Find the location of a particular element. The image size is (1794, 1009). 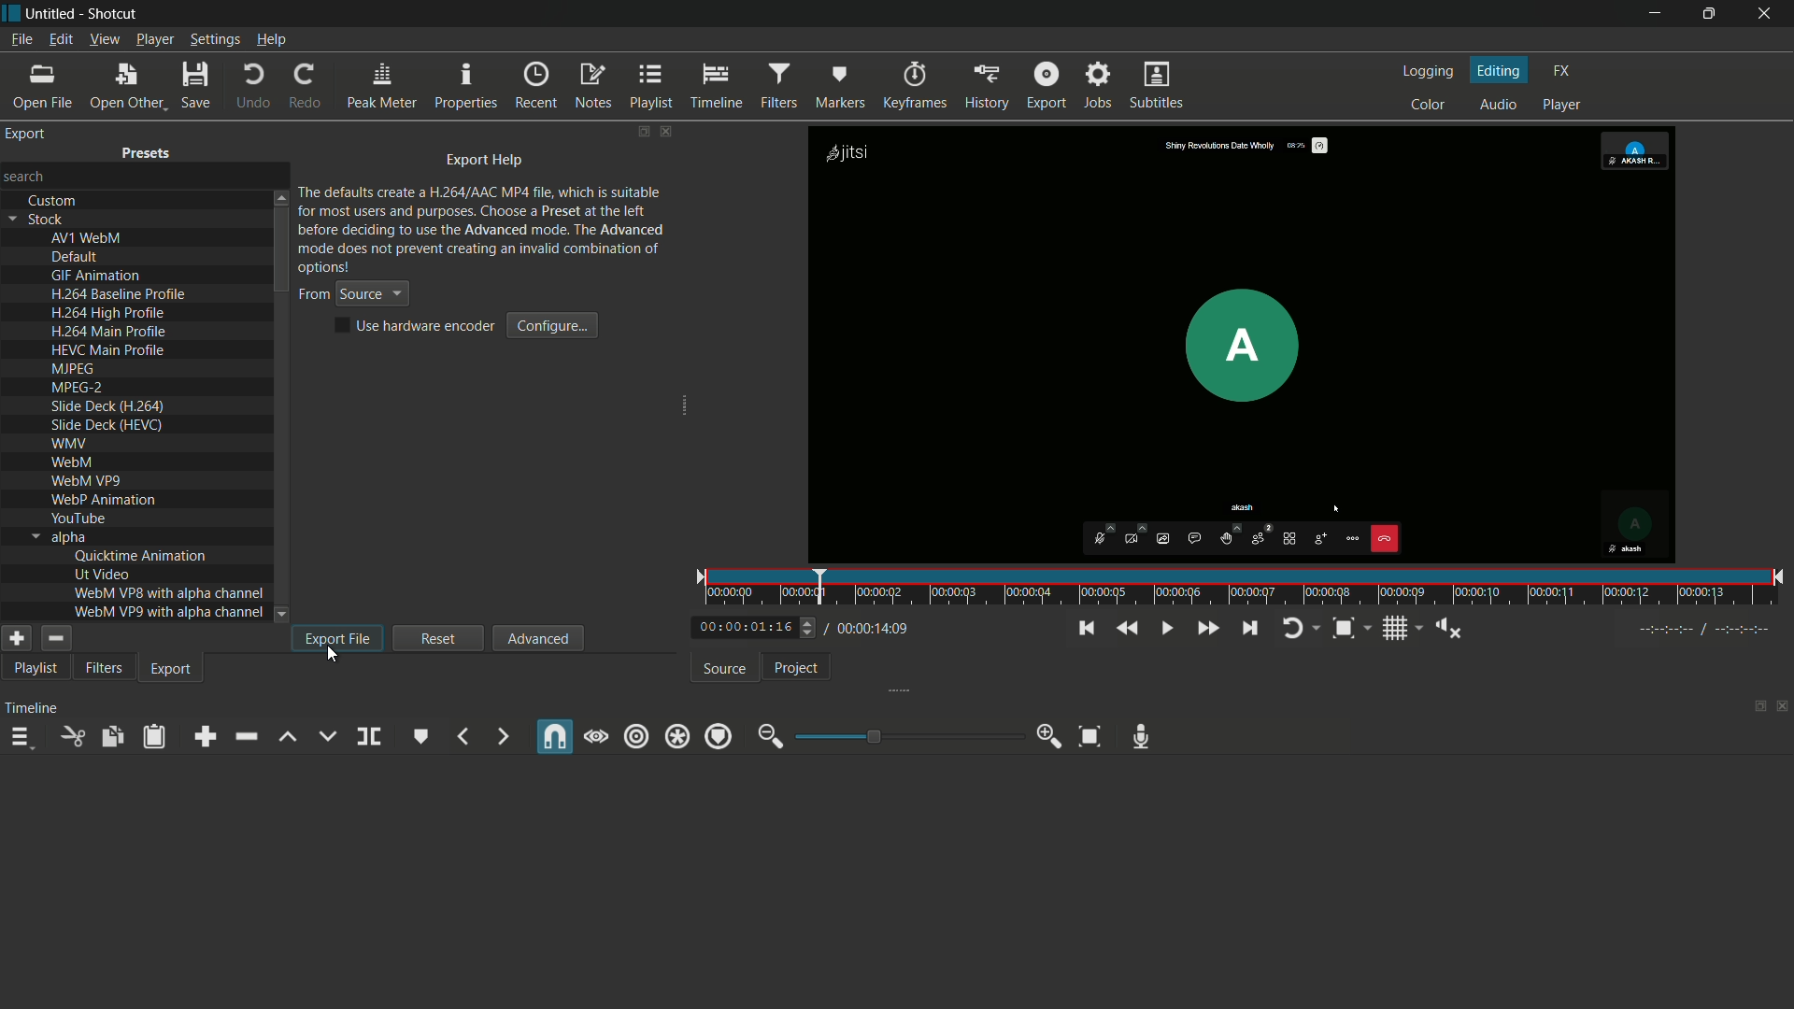

subtitles is located at coordinates (1157, 86).